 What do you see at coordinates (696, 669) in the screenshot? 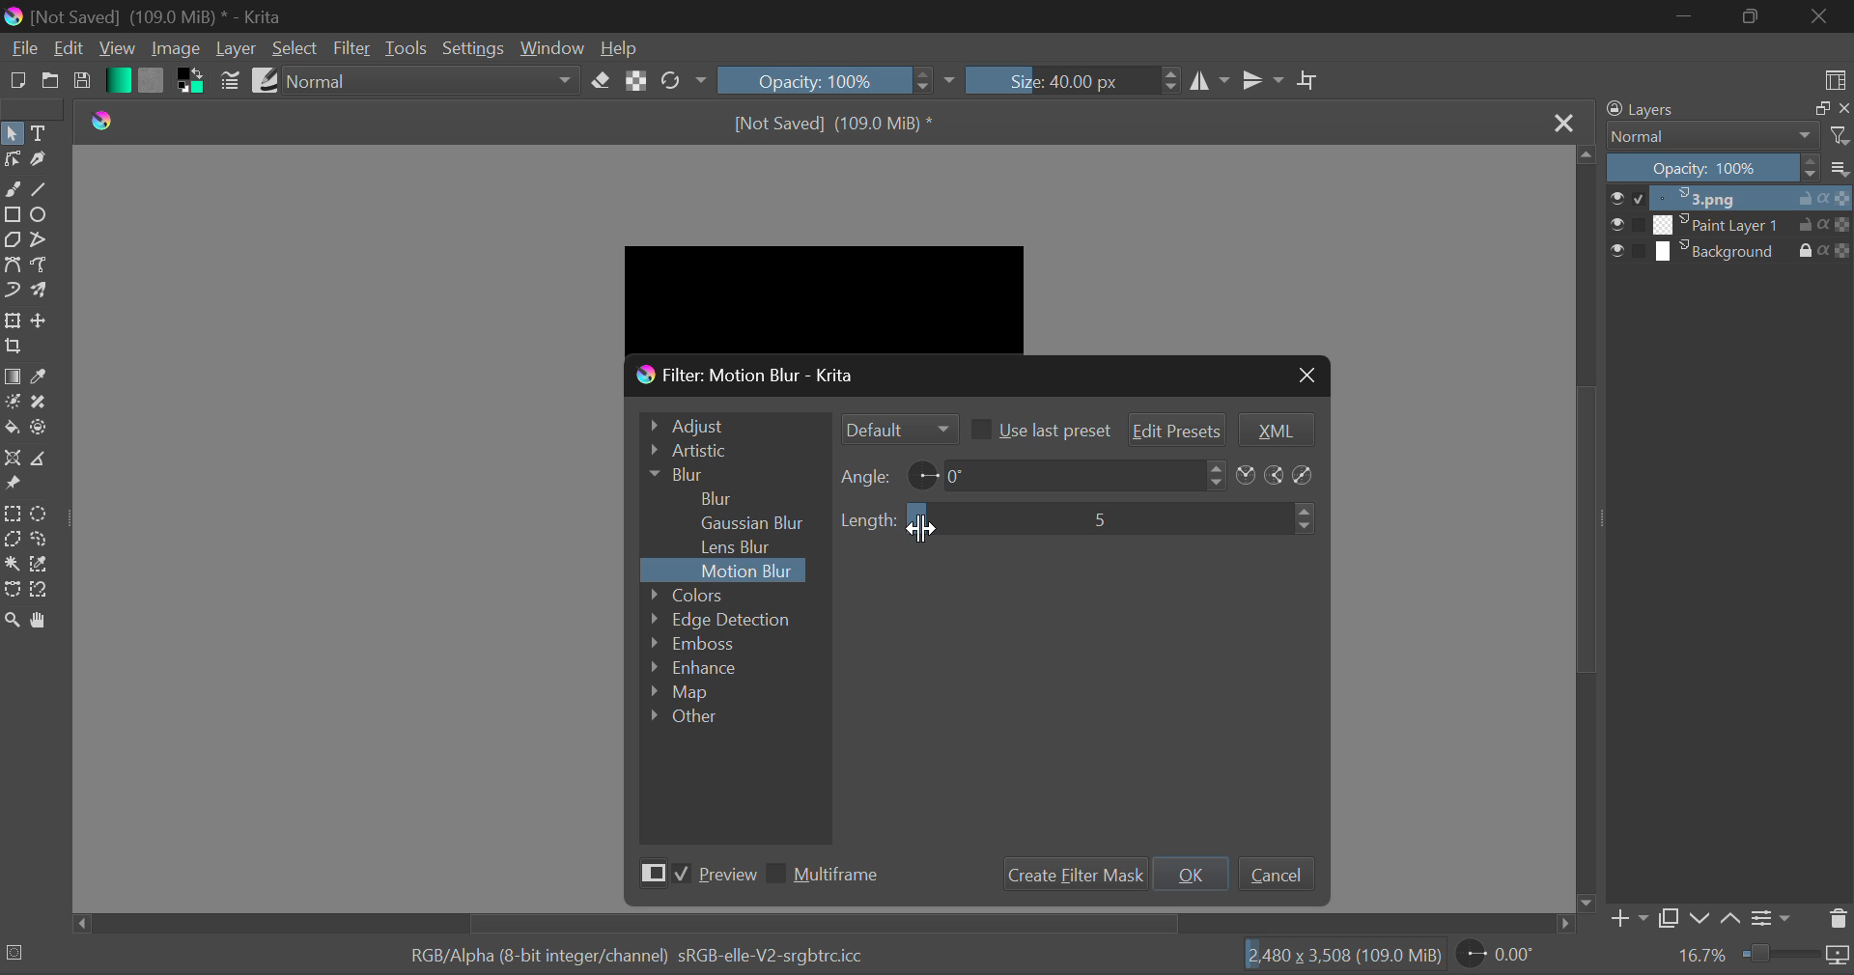
I see `Enhance` at bounding box center [696, 669].